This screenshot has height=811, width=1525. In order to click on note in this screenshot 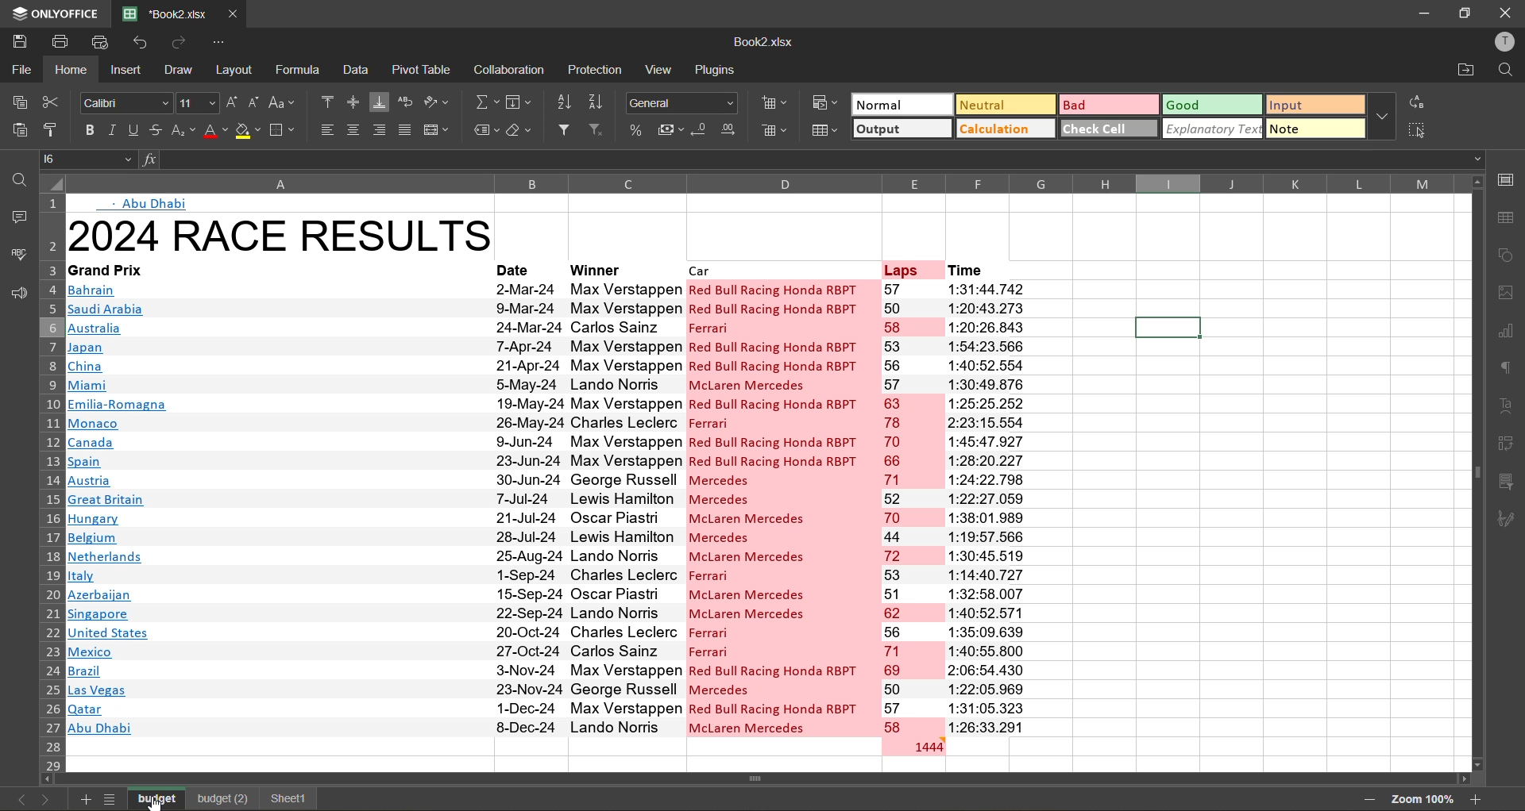, I will do `click(1315, 127)`.